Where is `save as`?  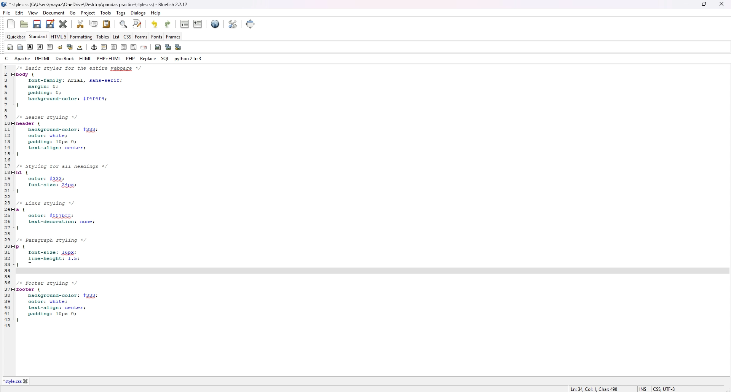
save as is located at coordinates (51, 24).